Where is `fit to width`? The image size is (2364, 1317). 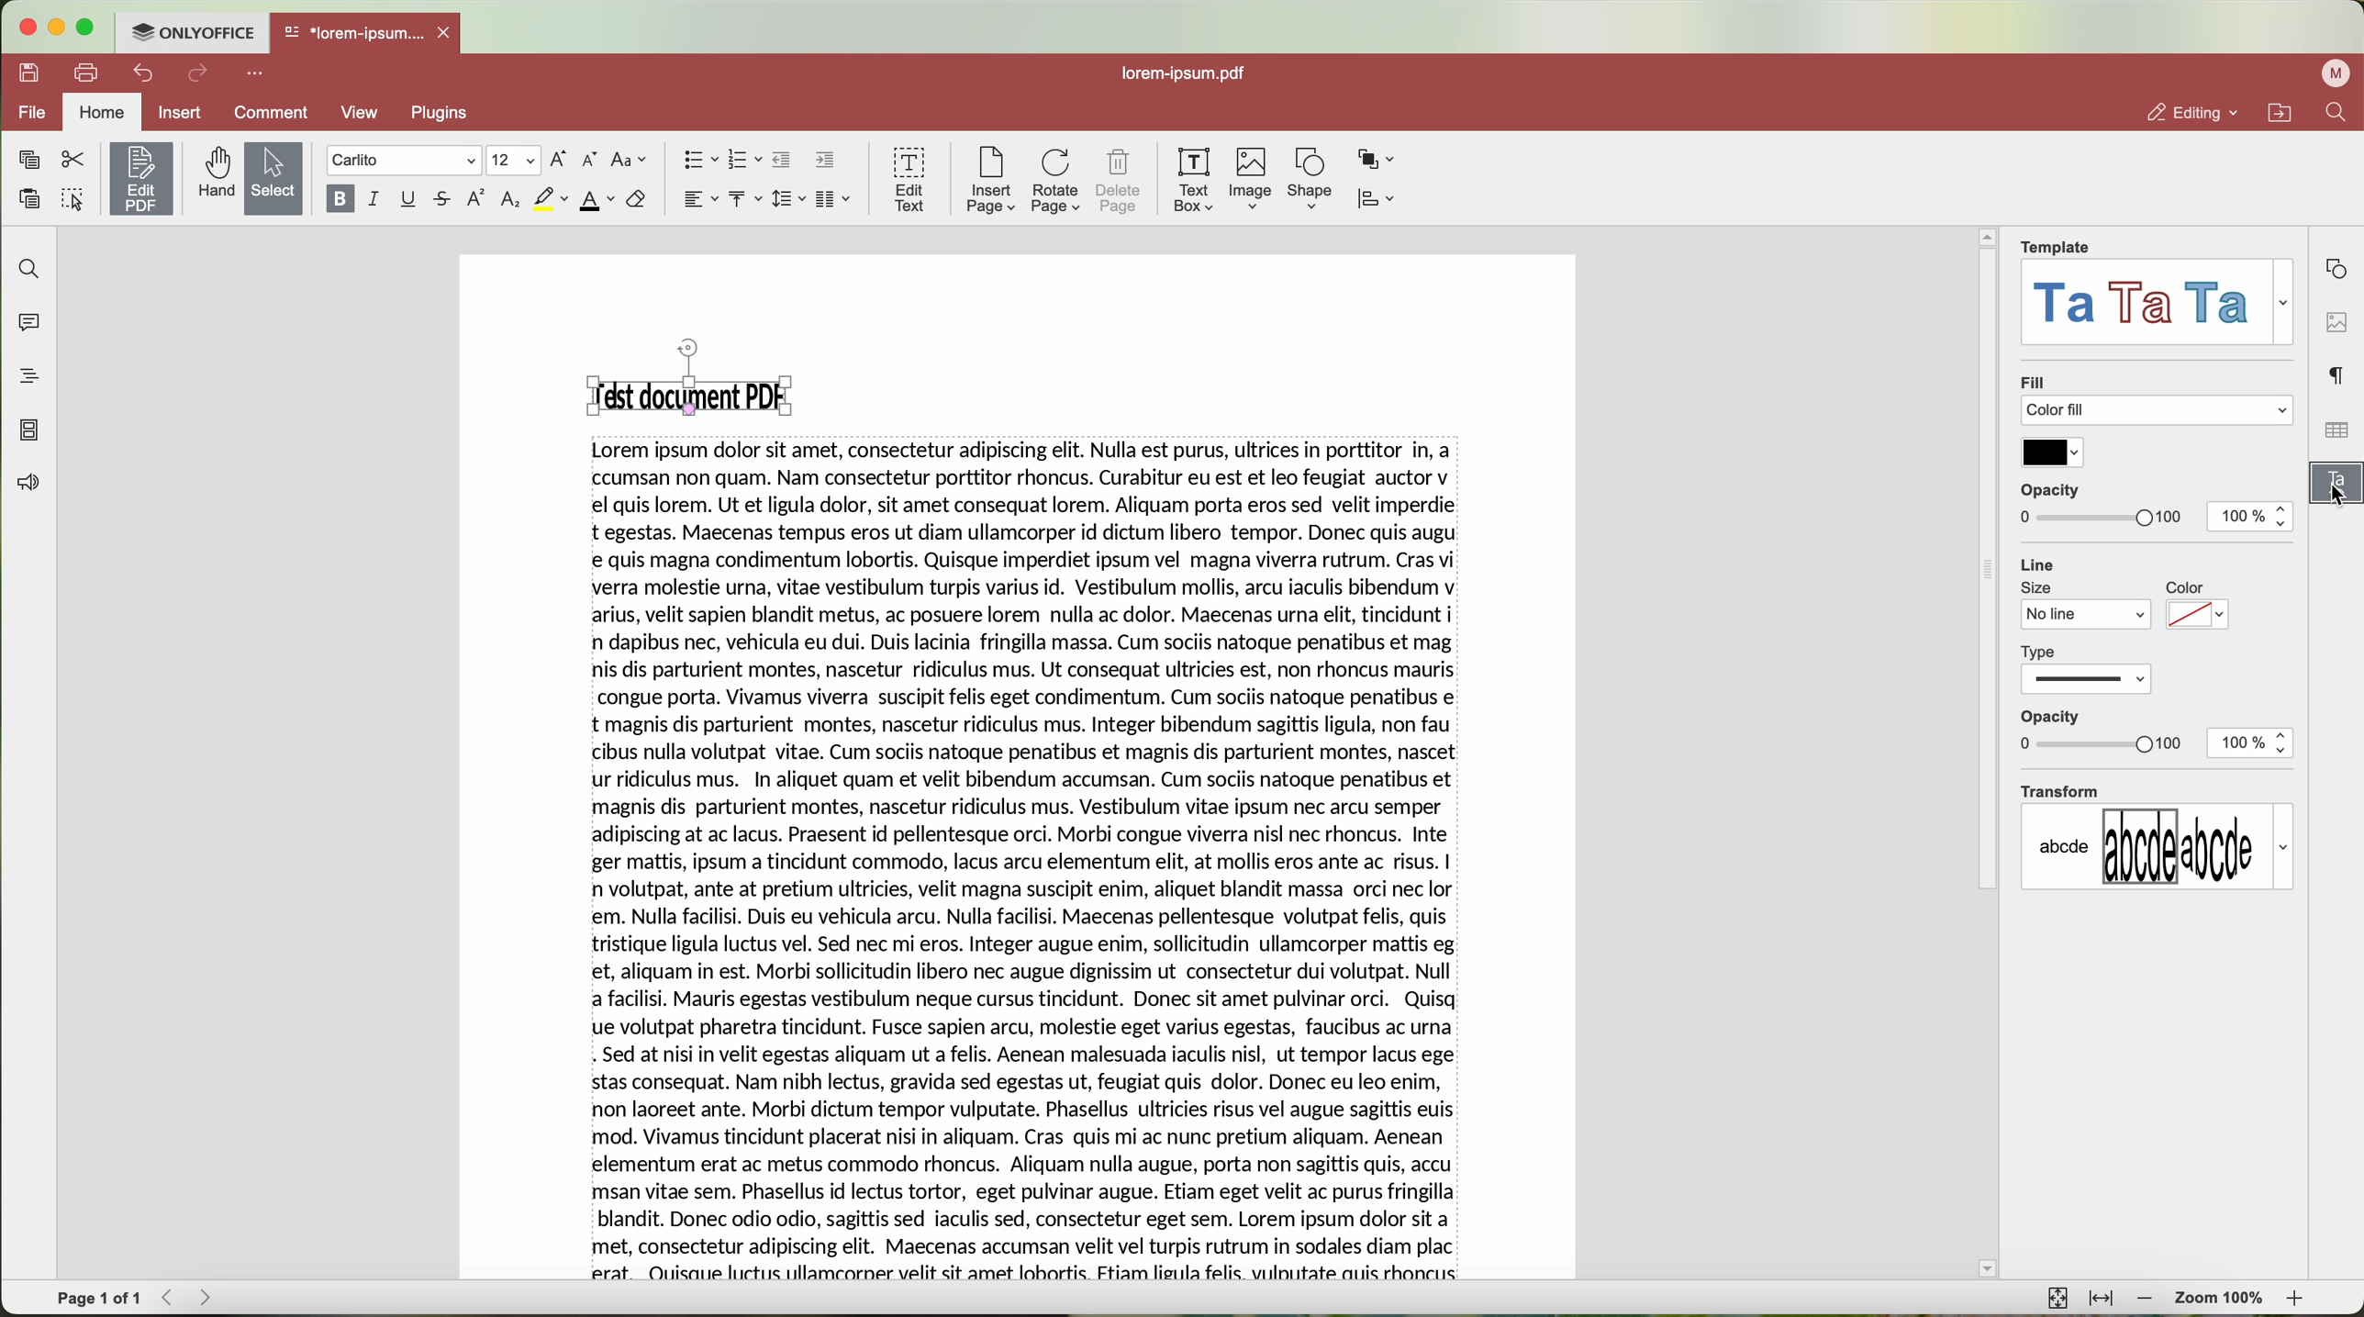 fit to width is located at coordinates (2101, 1300).